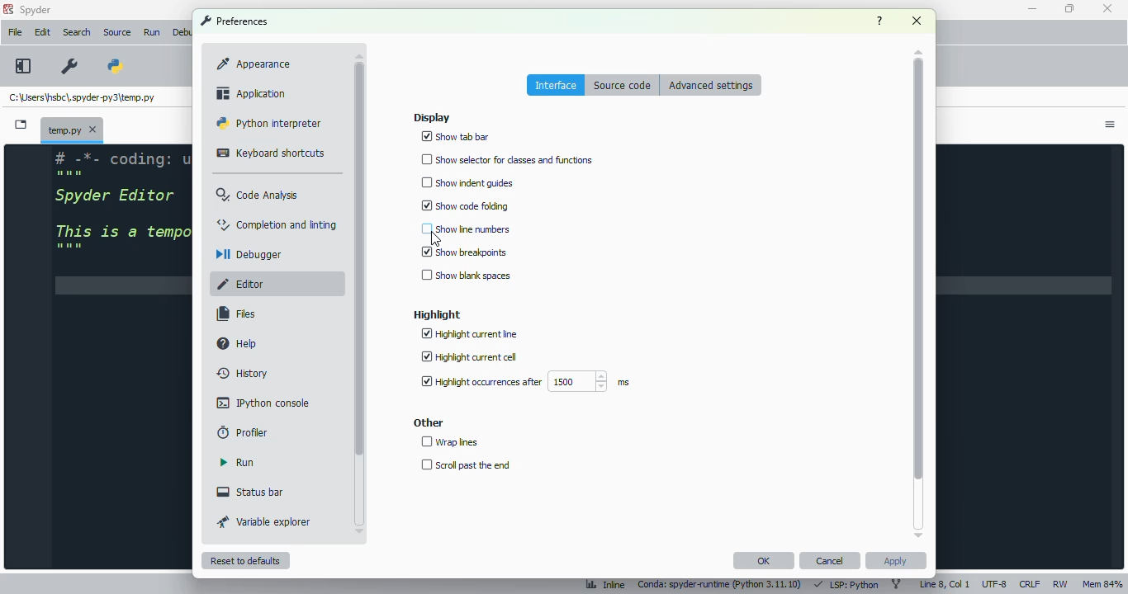 Image resolution: width=1128 pixels, height=594 pixels. What do you see at coordinates (465, 229) in the screenshot?
I see `show line numbers` at bounding box center [465, 229].